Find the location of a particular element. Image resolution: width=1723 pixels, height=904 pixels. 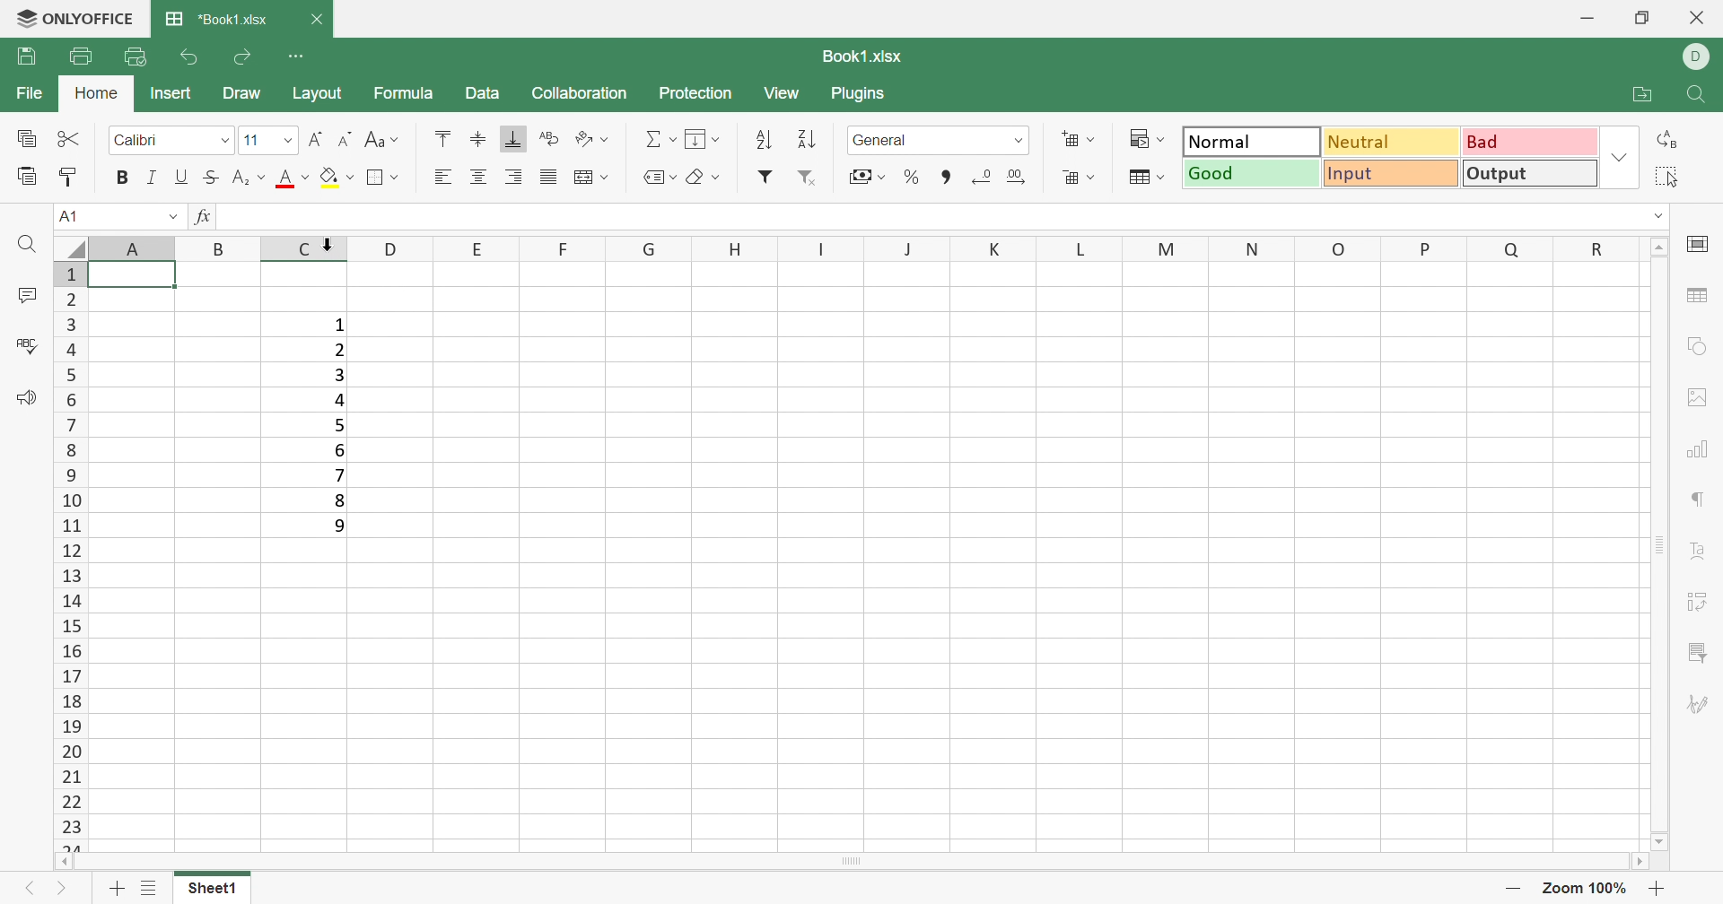

L is located at coordinates (1078, 250).